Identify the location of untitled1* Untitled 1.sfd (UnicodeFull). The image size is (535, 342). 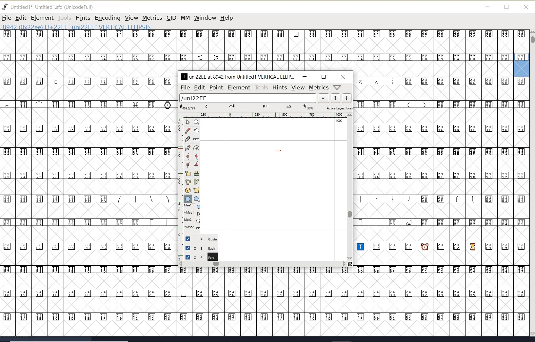
(55, 6).